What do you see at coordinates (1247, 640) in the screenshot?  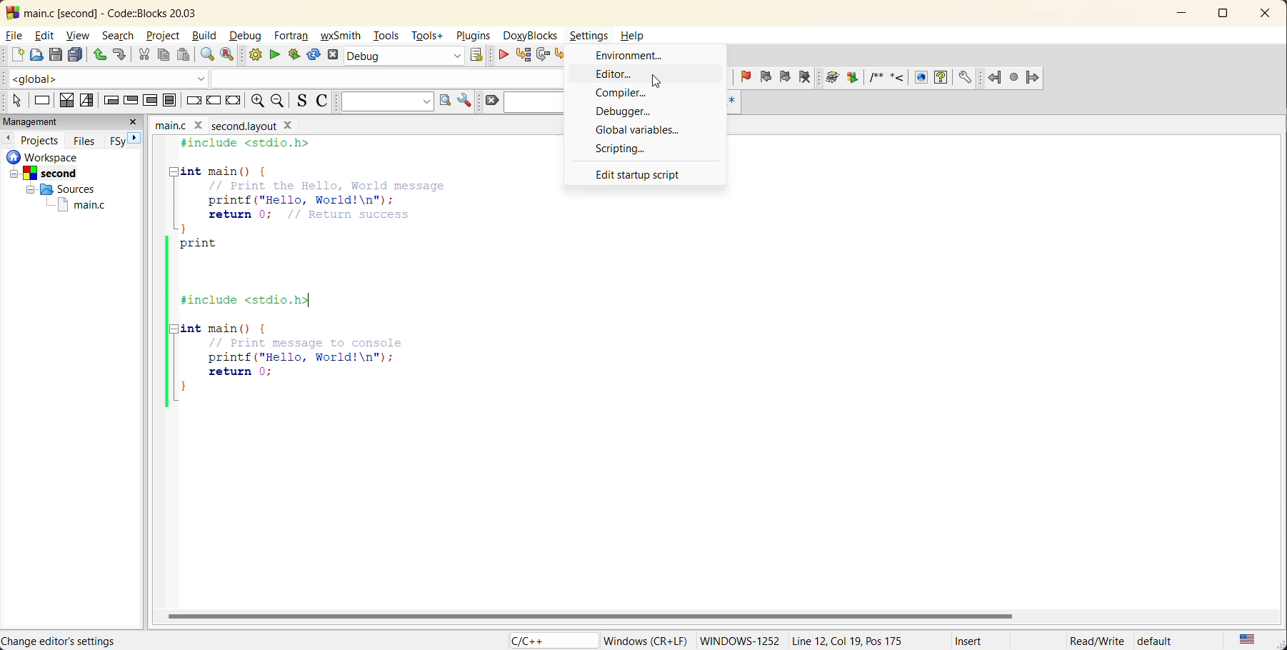 I see `text language` at bounding box center [1247, 640].